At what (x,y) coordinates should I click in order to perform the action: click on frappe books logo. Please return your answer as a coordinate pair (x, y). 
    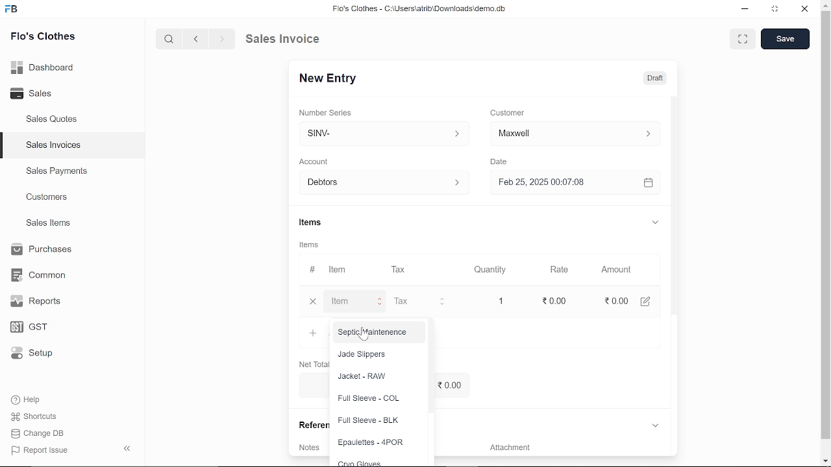
    Looking at the image, I should click on (13, 11).